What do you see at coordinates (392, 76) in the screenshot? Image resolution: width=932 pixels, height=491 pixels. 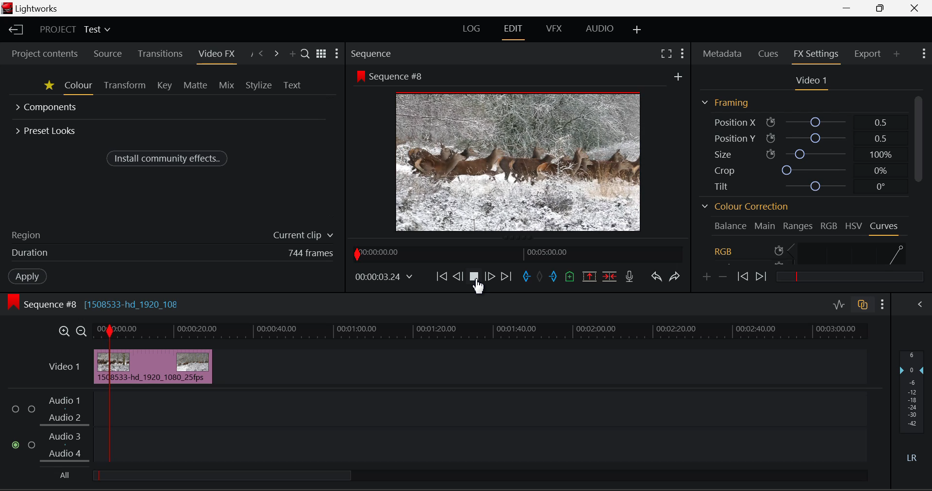 I see `Sequence #8` at bounding box center [392, 76].